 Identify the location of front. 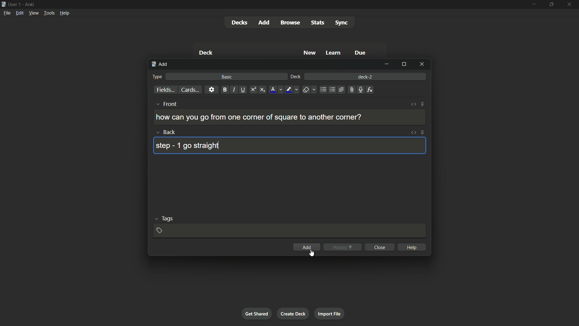
(165, 104).